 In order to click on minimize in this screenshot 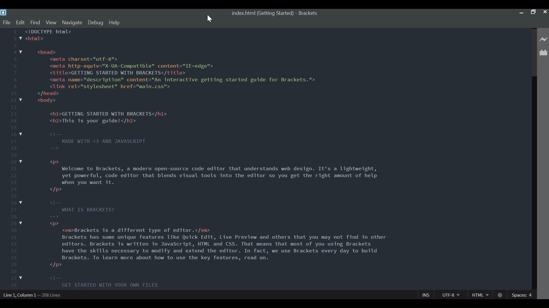, I will do `click(522, 12)`.